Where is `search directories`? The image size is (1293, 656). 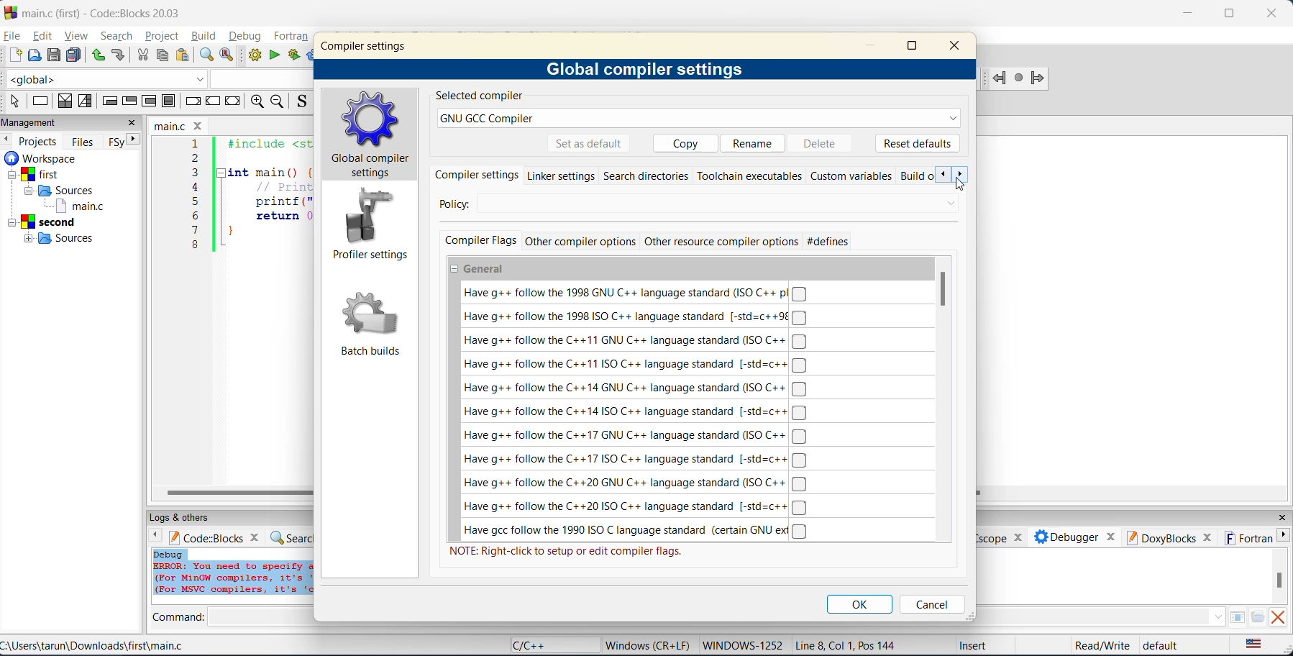 search directories is located at coordinates (646, 176).